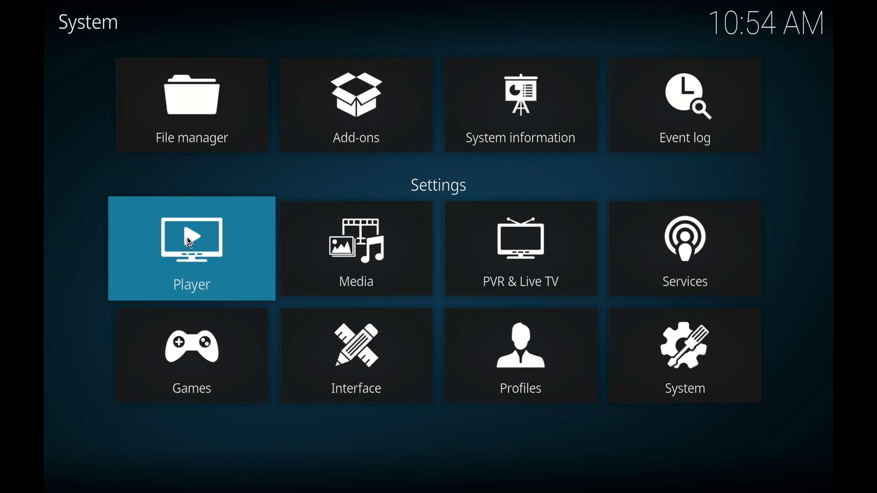  I want to click on profiles, so click(521, 355).